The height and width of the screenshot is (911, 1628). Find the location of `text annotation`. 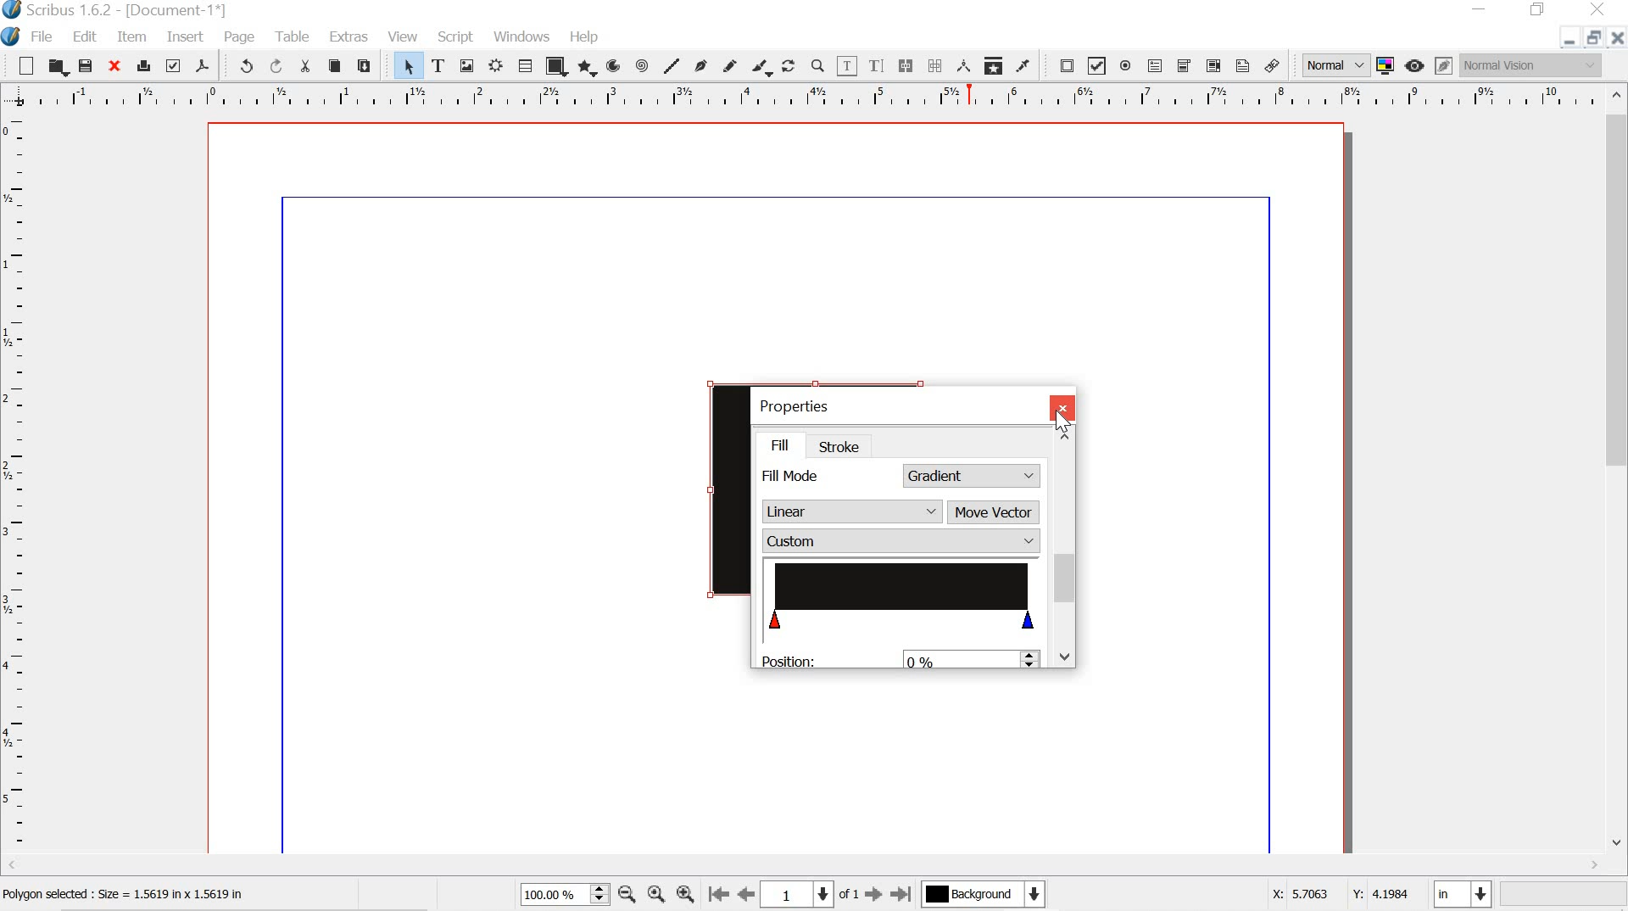

text annotation is located at coordinates (1241, 65).